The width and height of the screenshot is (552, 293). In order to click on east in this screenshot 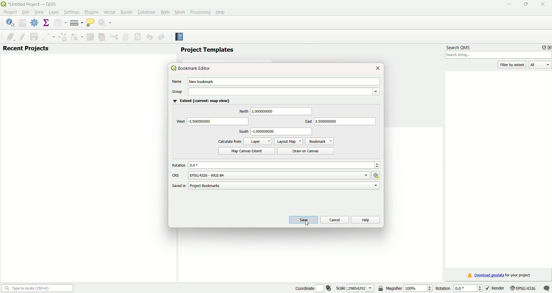, I will do `click(307, 122)`.